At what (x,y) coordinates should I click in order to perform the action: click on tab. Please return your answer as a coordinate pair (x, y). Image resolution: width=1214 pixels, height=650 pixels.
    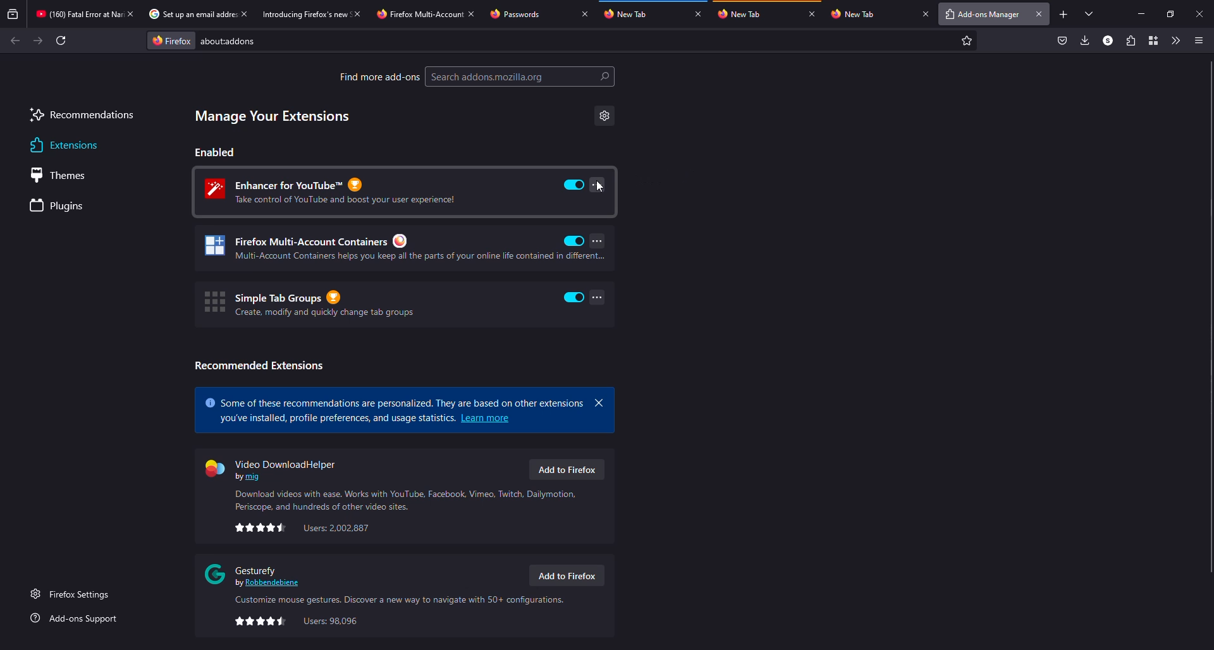
    Looking at the image, I should click on (744, 13).